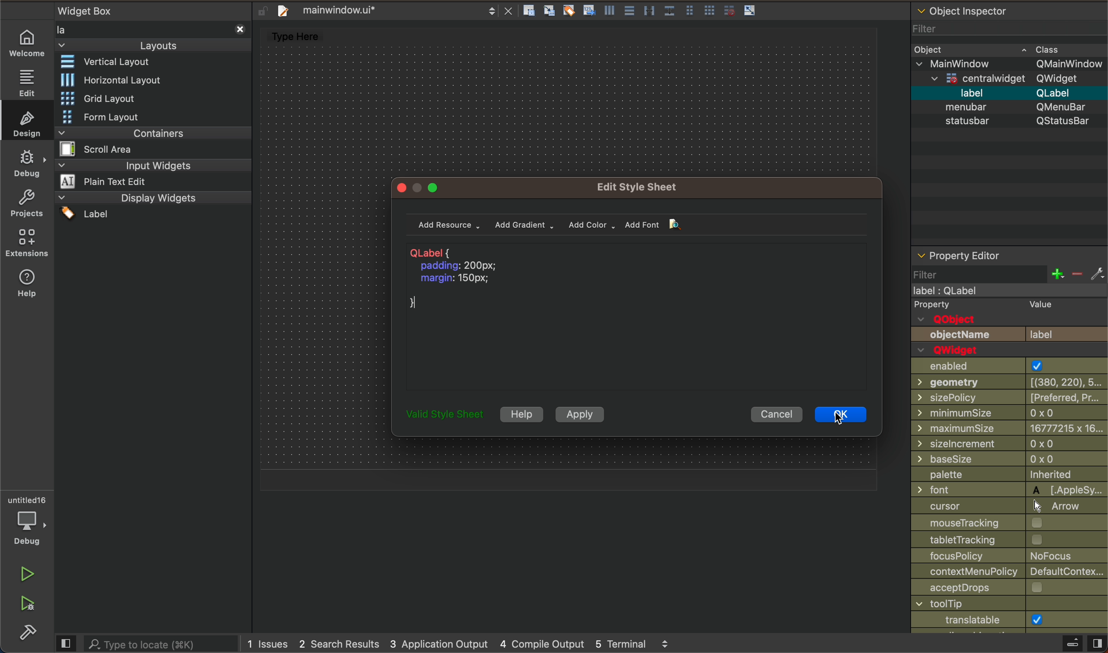 This screenshot has width=1108, height=653. Describe the element at coordinates (777, 416) in the screenshot. I see `cancel` at that location.